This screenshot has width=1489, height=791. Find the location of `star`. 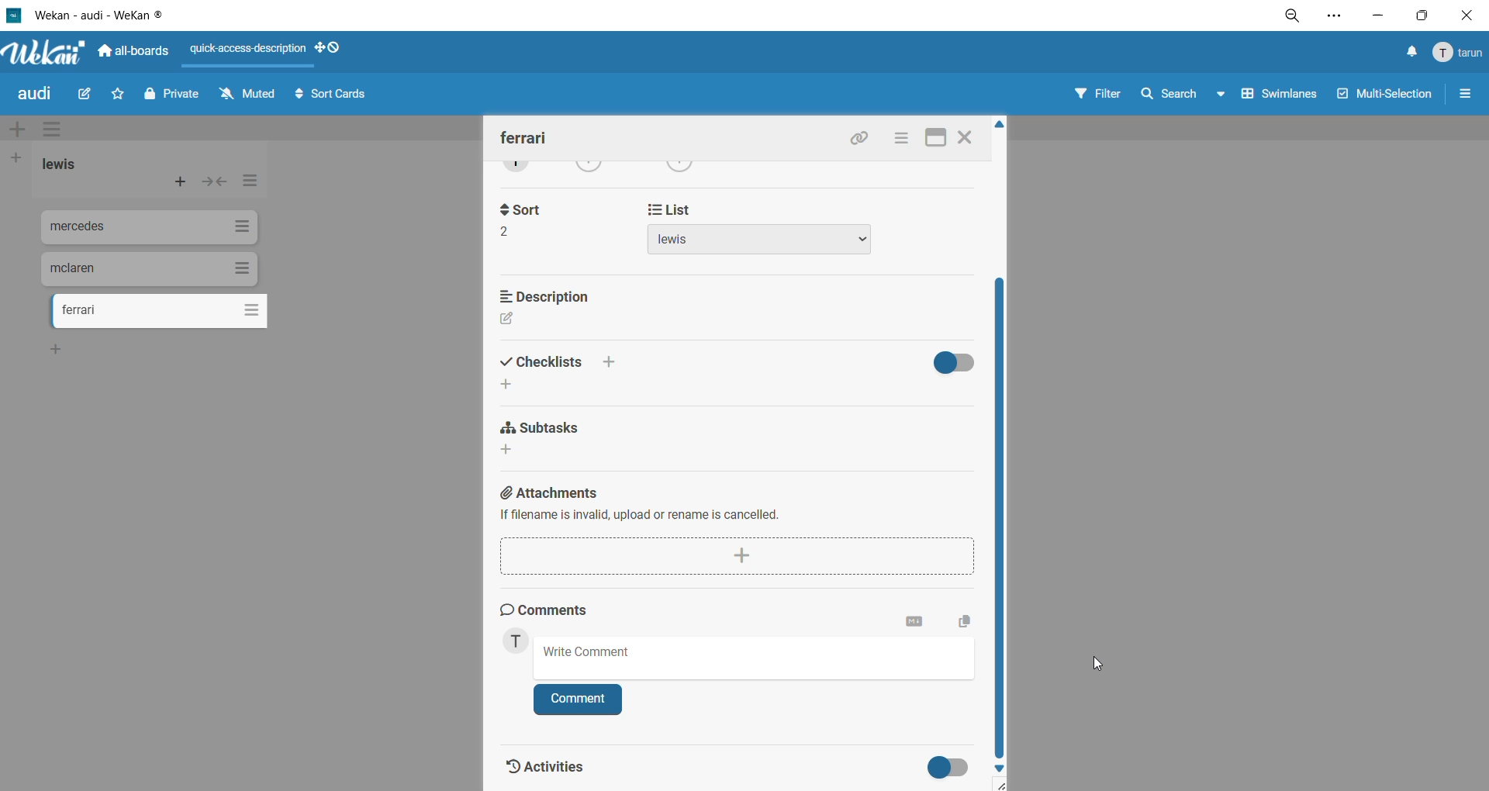

star is located at coordinates (121, 92).